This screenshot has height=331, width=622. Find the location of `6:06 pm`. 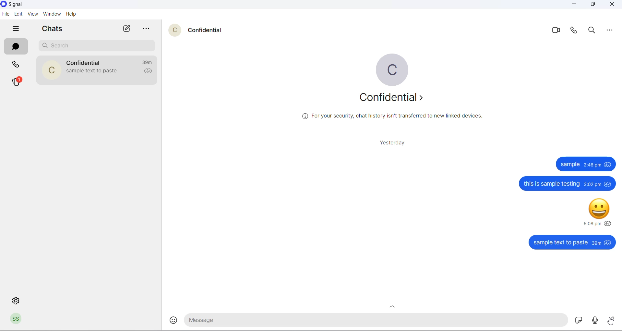

6:06 pm is located at coordinates (592, 224).